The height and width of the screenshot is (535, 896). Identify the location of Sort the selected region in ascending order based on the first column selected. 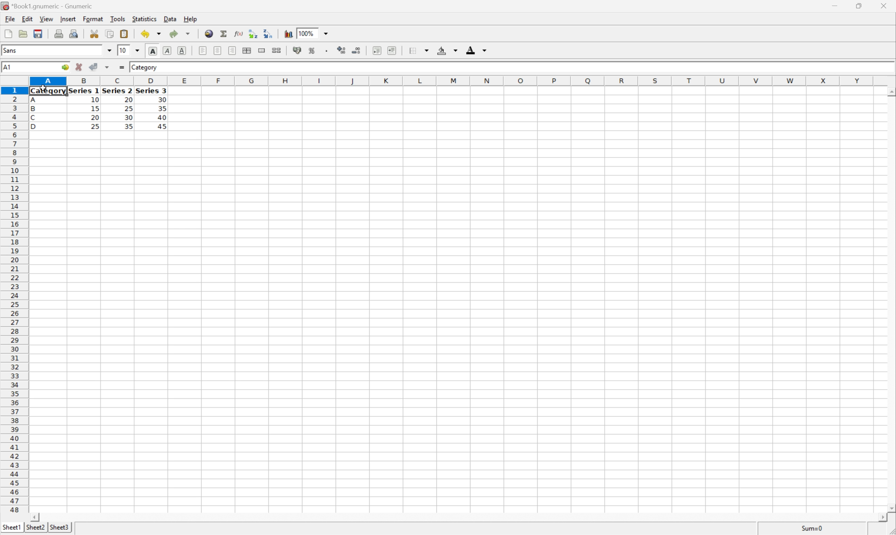
(253, 34).